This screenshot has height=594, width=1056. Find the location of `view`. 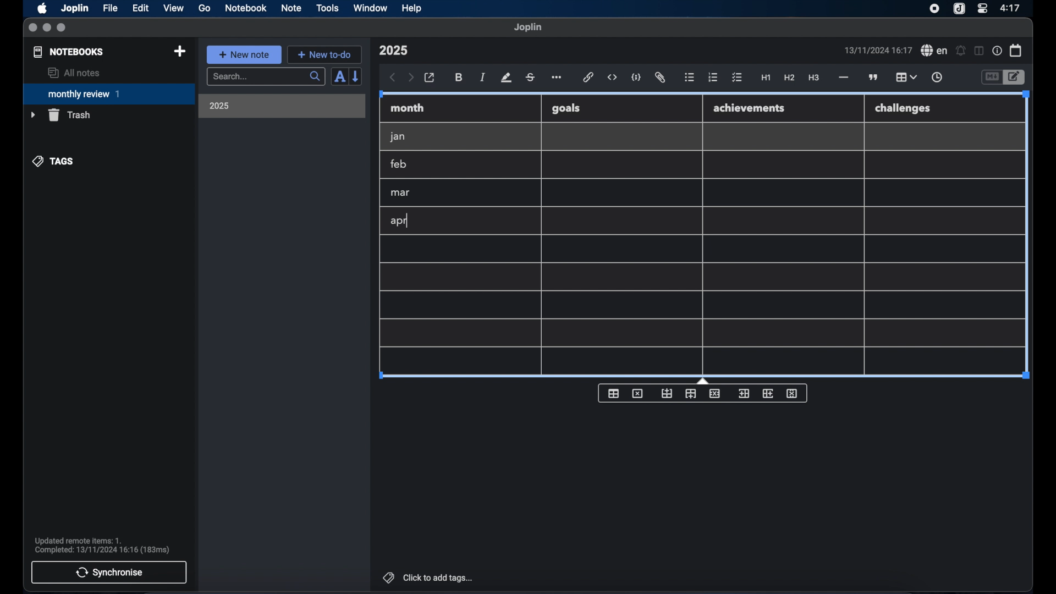

view is located at coordinates (173, 8).